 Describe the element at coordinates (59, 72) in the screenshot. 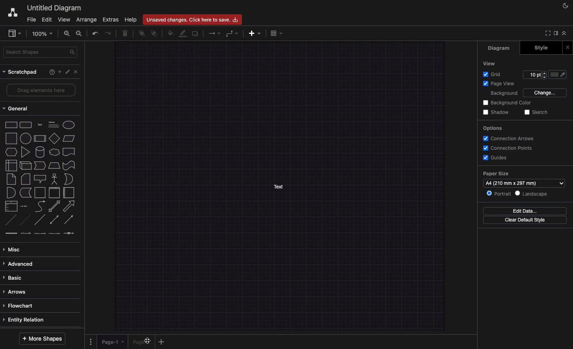

I see `Add` at that location.